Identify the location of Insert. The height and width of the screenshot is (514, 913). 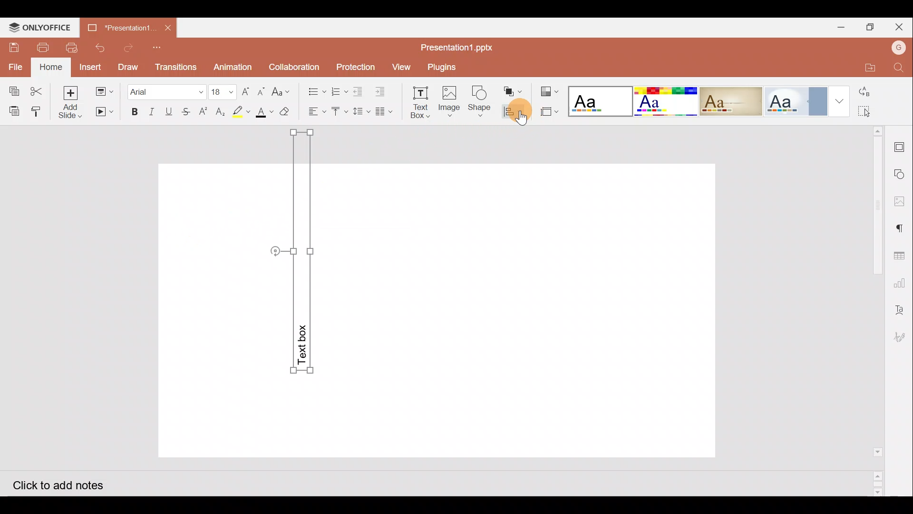
(90, 67).